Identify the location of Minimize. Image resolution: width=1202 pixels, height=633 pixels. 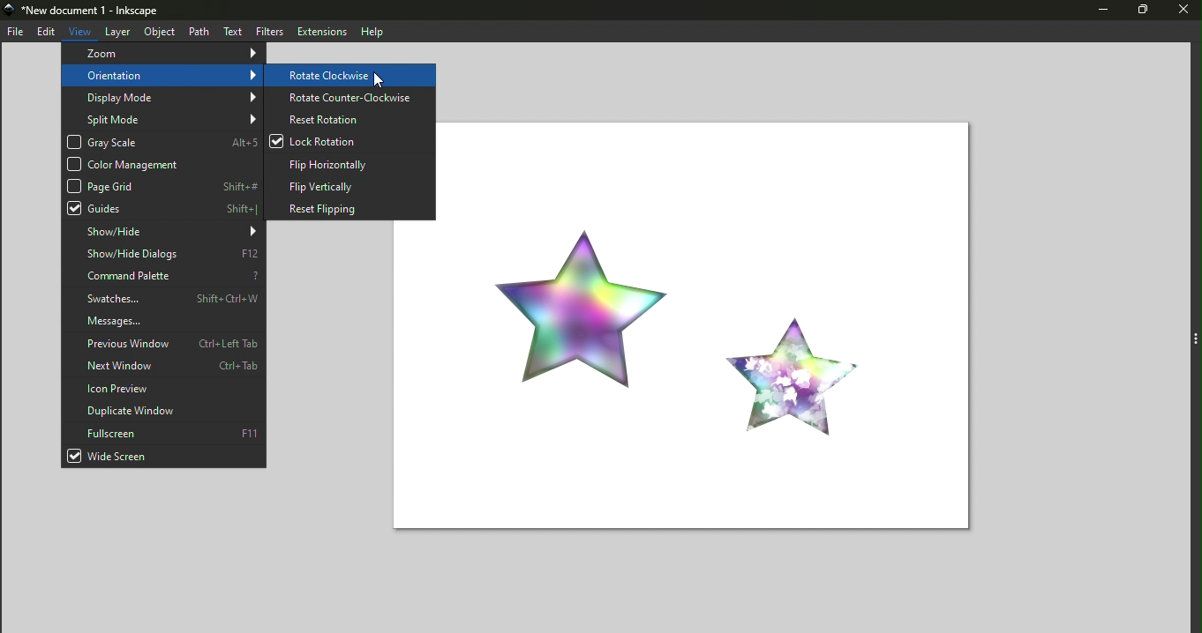
(1095, 11).